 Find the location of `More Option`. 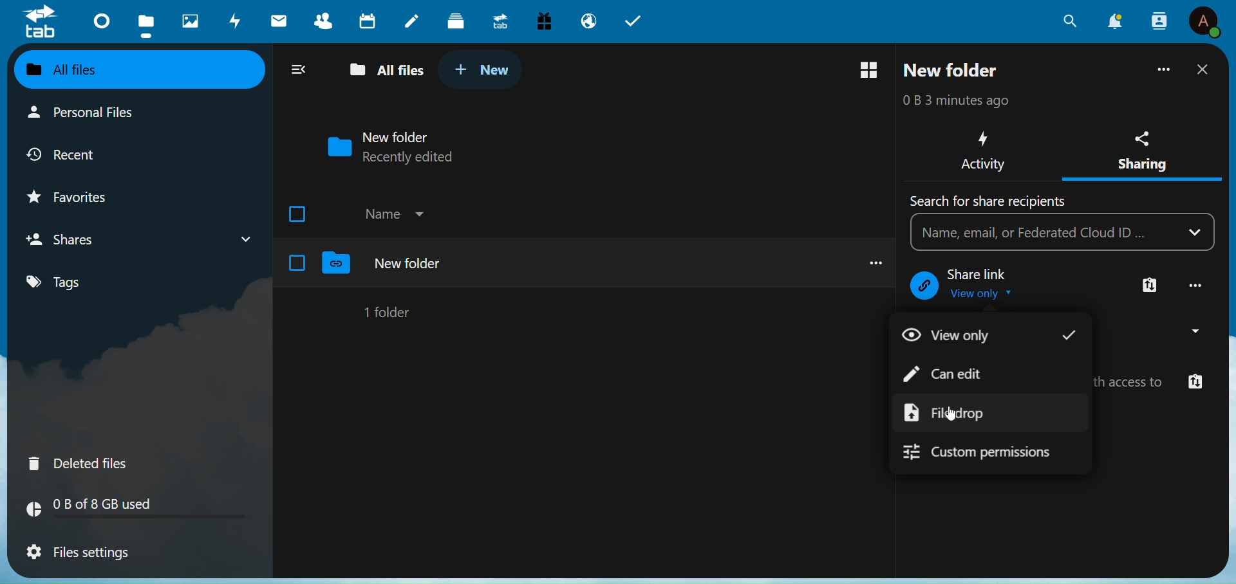

More Option is located at coordinates (1197, 285).